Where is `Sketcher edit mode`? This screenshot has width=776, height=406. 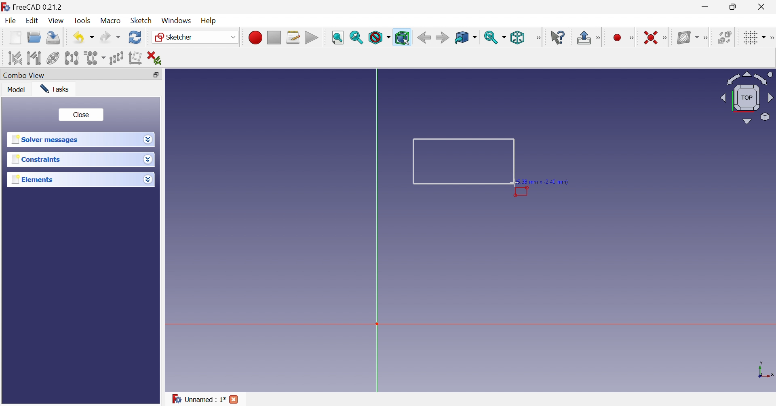
Sketcher edit mode is located at coordinates (599, 38).